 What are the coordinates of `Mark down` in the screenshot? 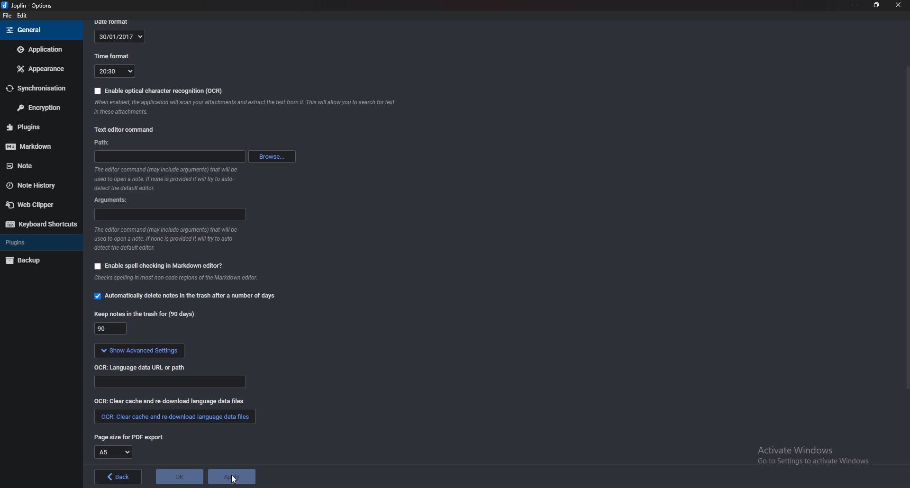 It's located at (36, 146).